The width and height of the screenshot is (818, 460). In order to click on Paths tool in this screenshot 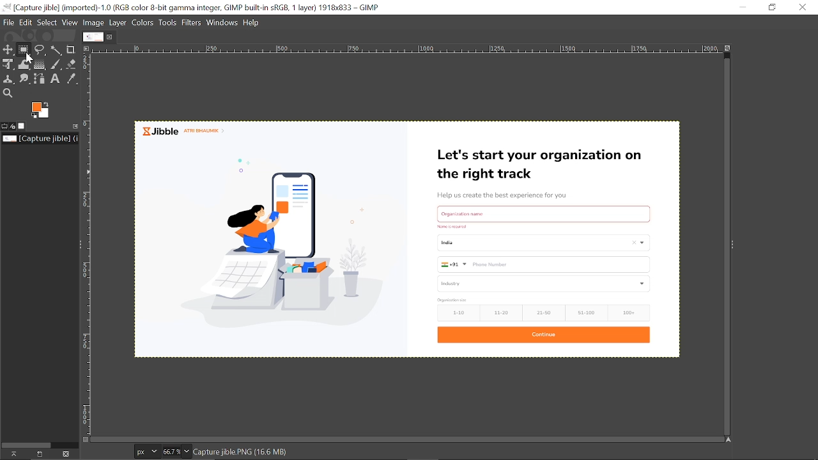, I will do `click(41, 78)`.